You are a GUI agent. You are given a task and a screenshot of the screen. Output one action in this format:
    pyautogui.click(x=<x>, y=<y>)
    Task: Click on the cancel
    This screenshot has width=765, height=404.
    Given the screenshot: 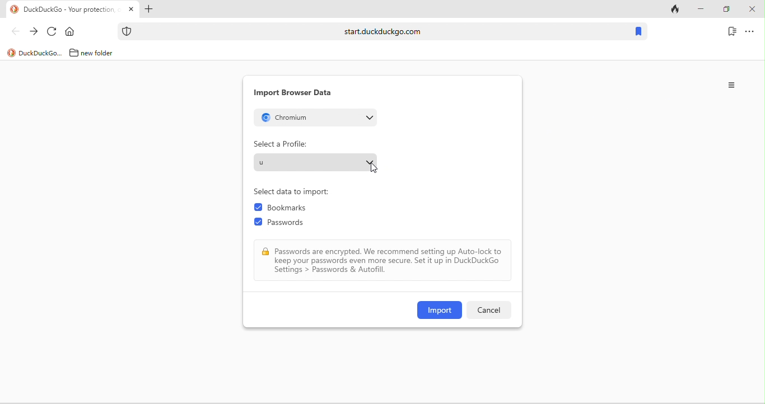 What is the action you would take?
    pyautogui.click(x=488, y=310)
    